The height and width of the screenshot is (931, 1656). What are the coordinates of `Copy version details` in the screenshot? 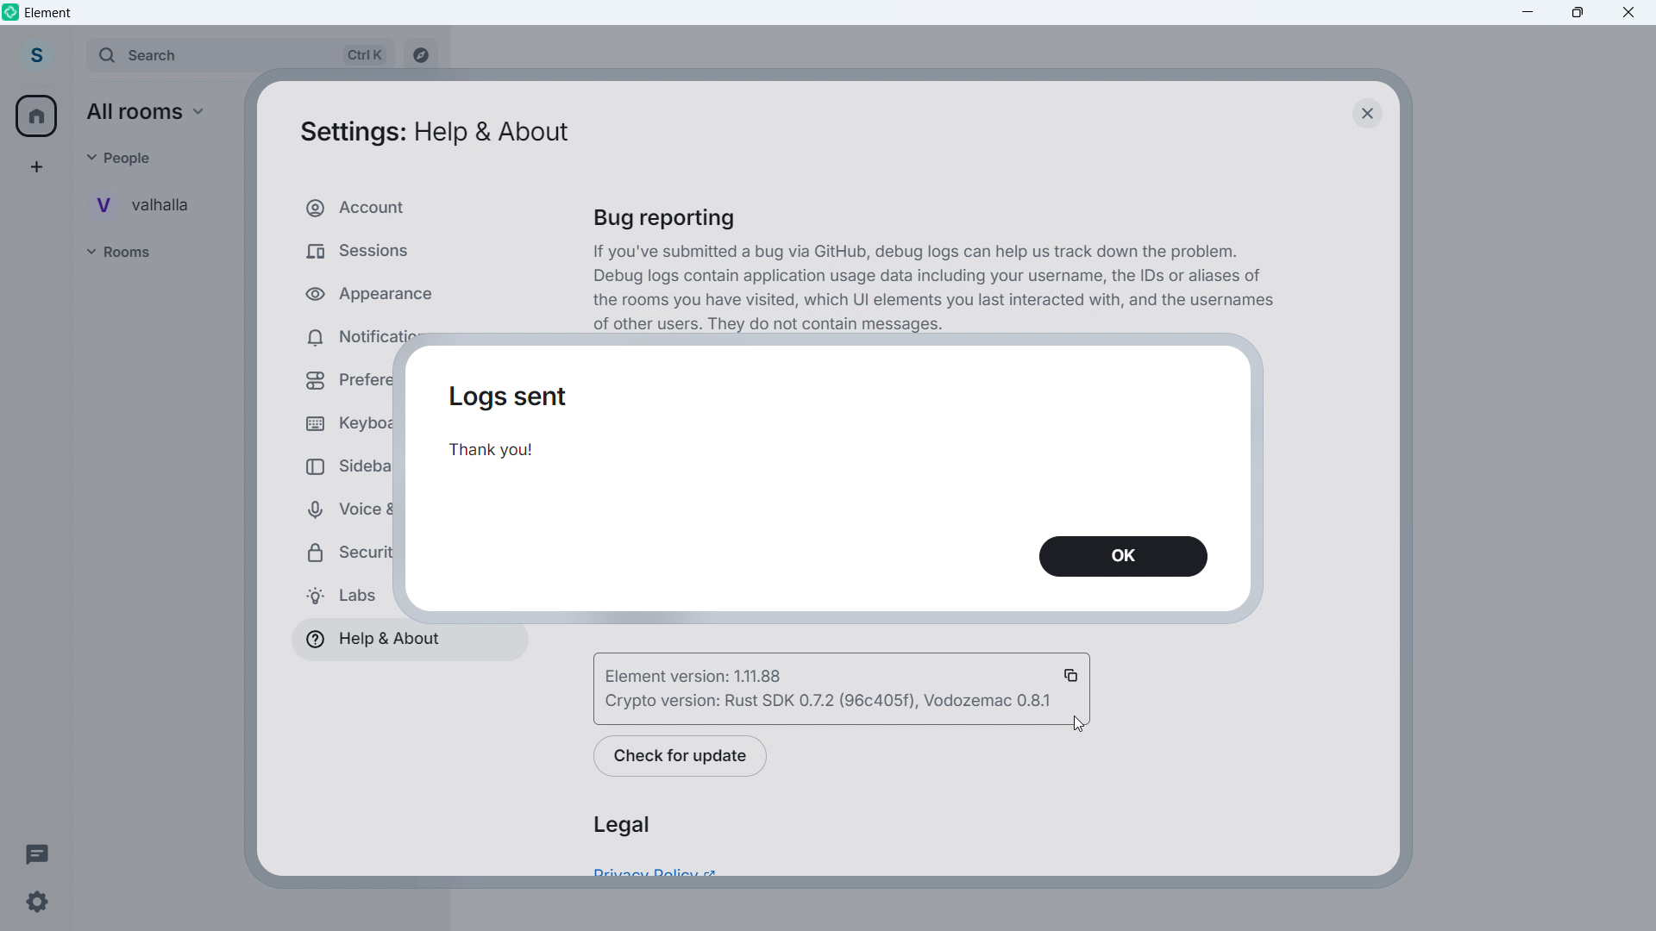 It's located at (1073, 673).